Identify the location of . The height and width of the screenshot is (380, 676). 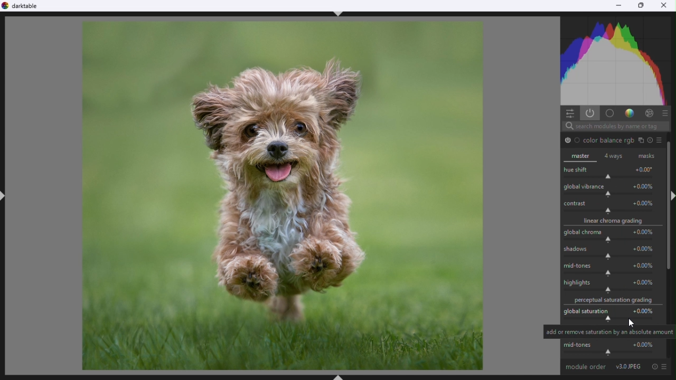
(653, 368).